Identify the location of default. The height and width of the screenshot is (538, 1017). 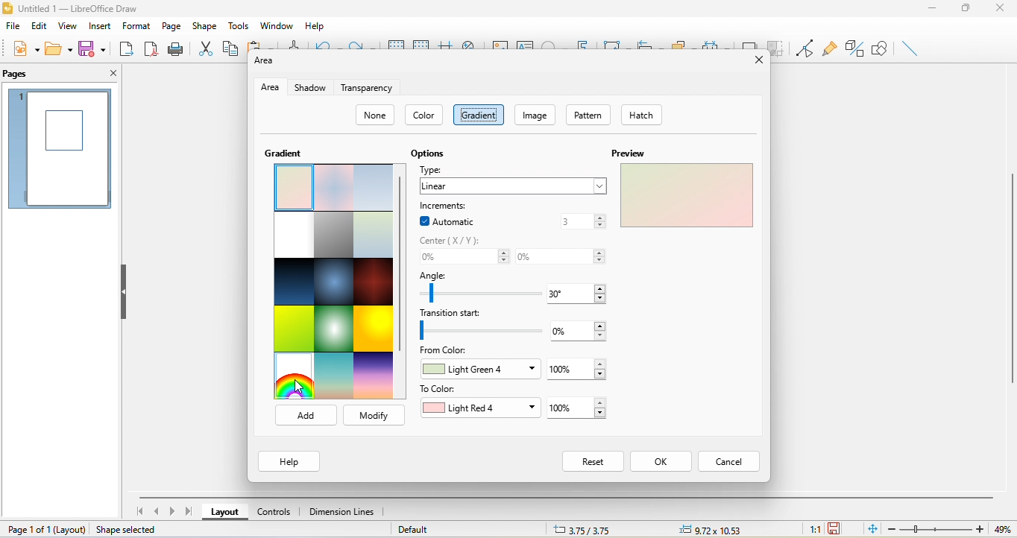
(427, 529).